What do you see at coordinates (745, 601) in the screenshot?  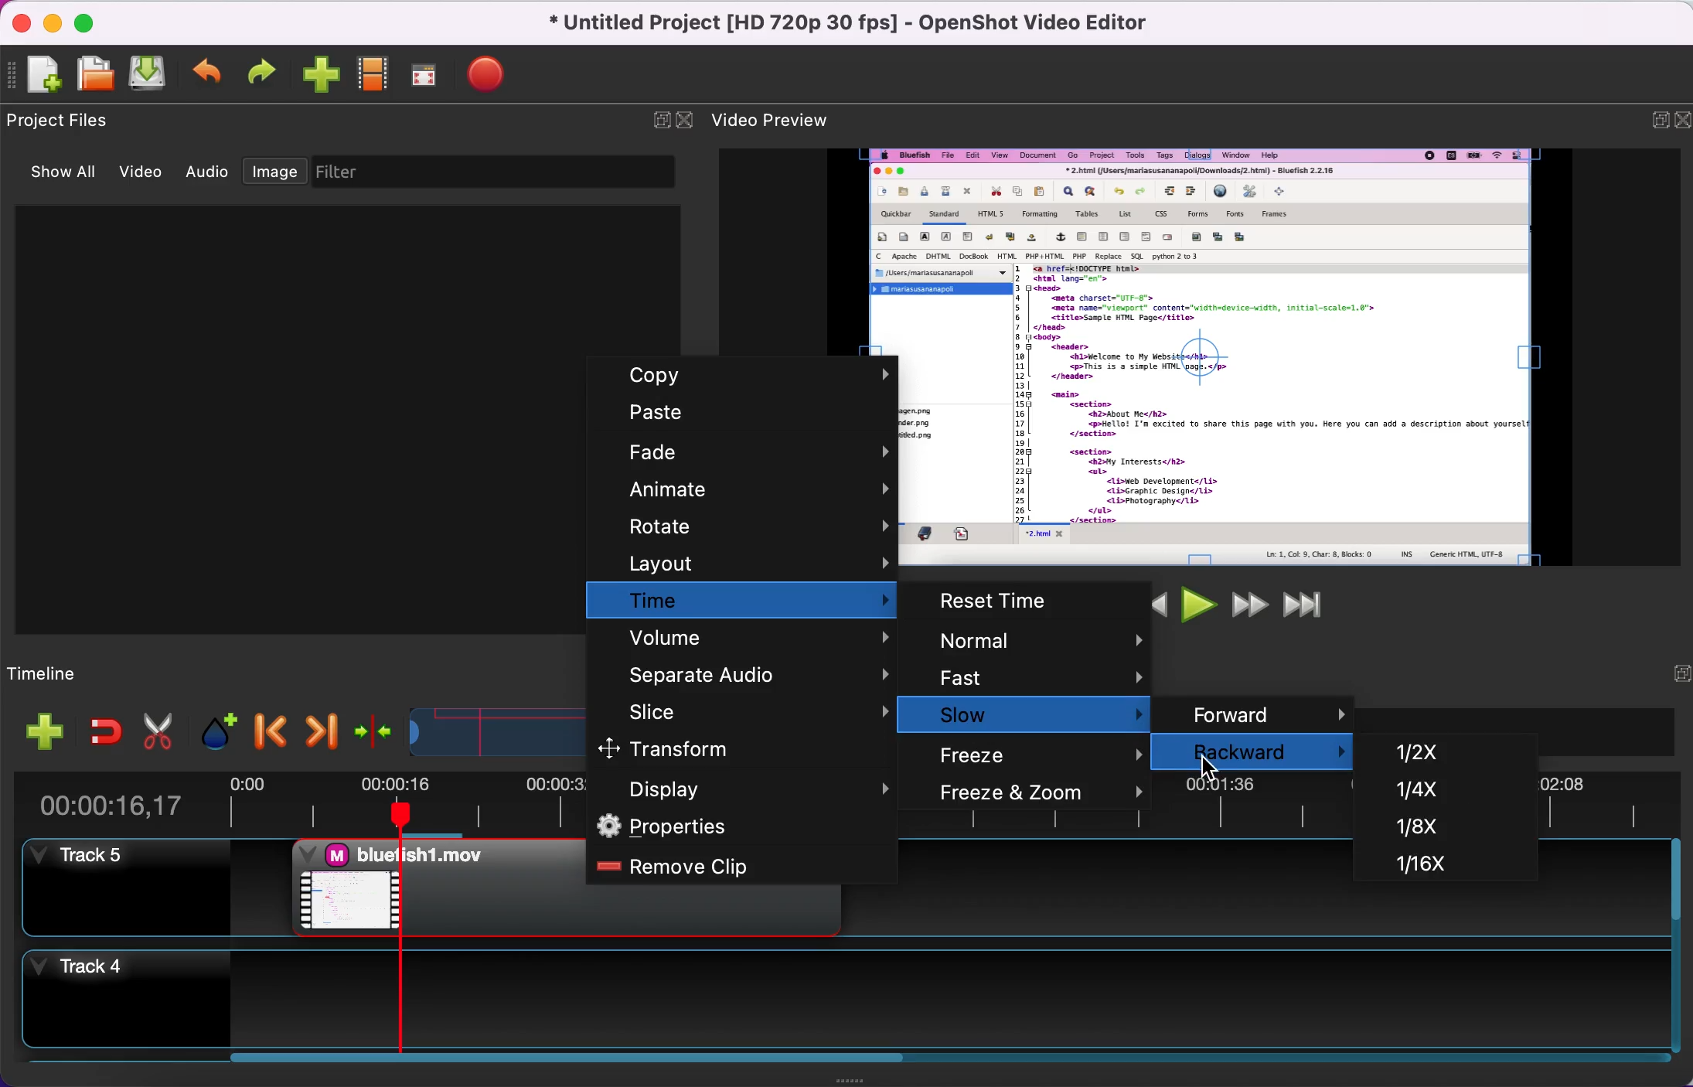 I see `time` at bounding box center [745, 601].